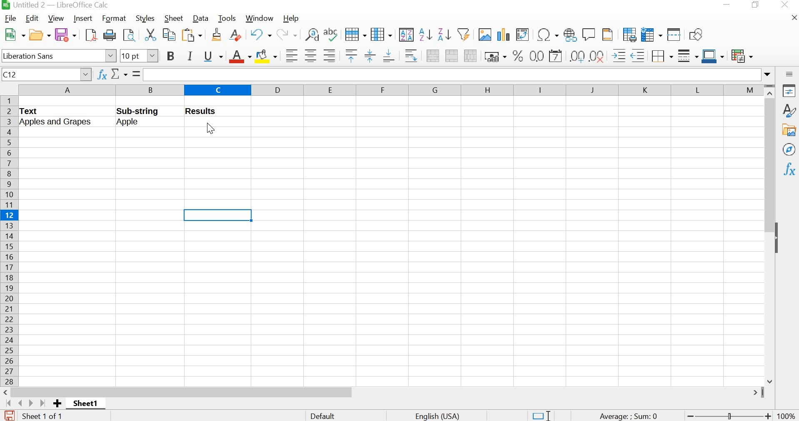 The height and width of the screenshot is (421, 799). I want to click on close document, so click(794, 17).